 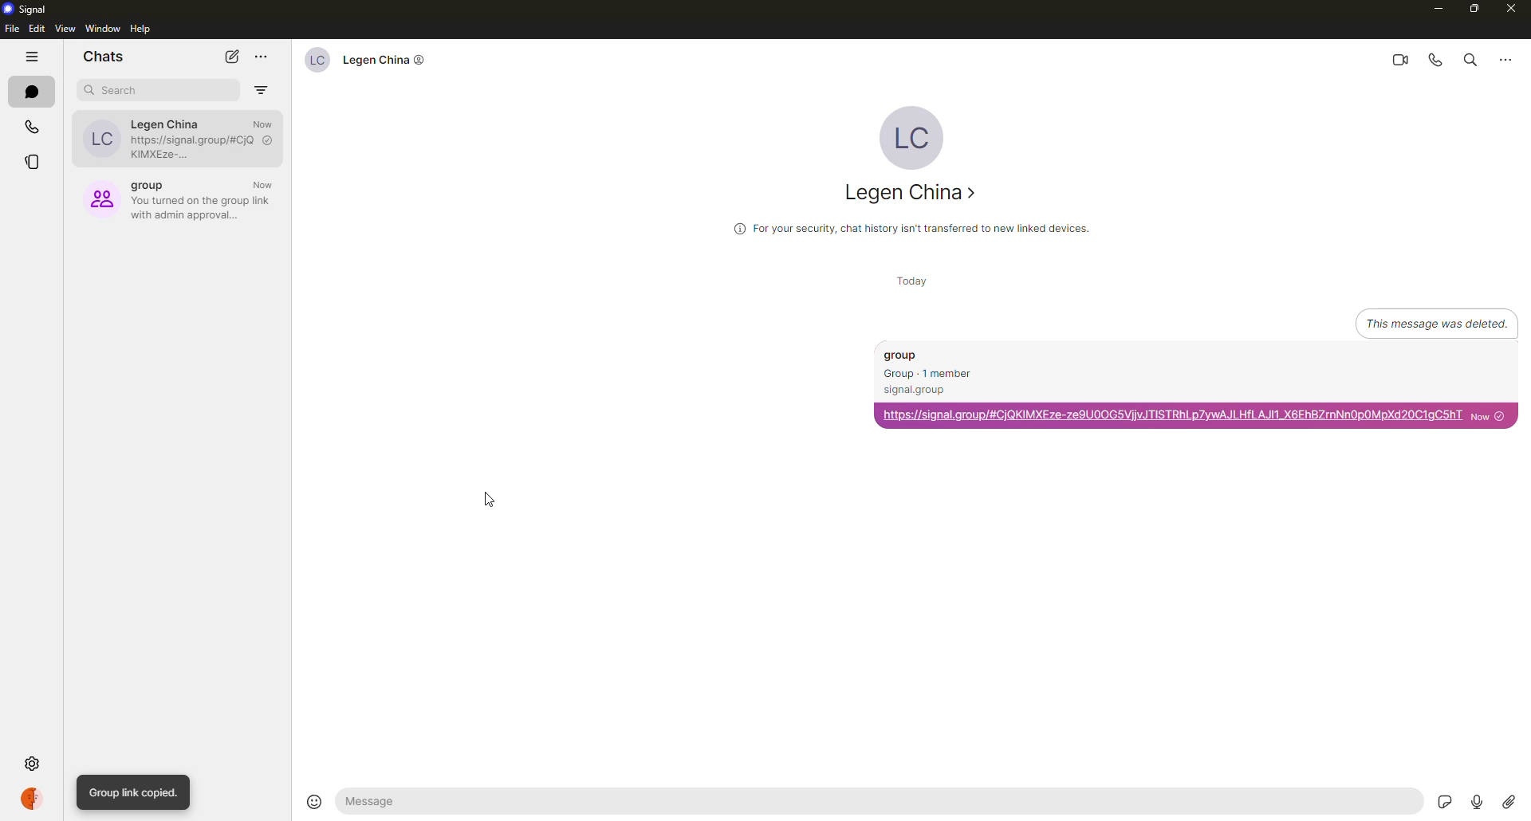 I want to click on stickers, so click(x=1445, y=800).